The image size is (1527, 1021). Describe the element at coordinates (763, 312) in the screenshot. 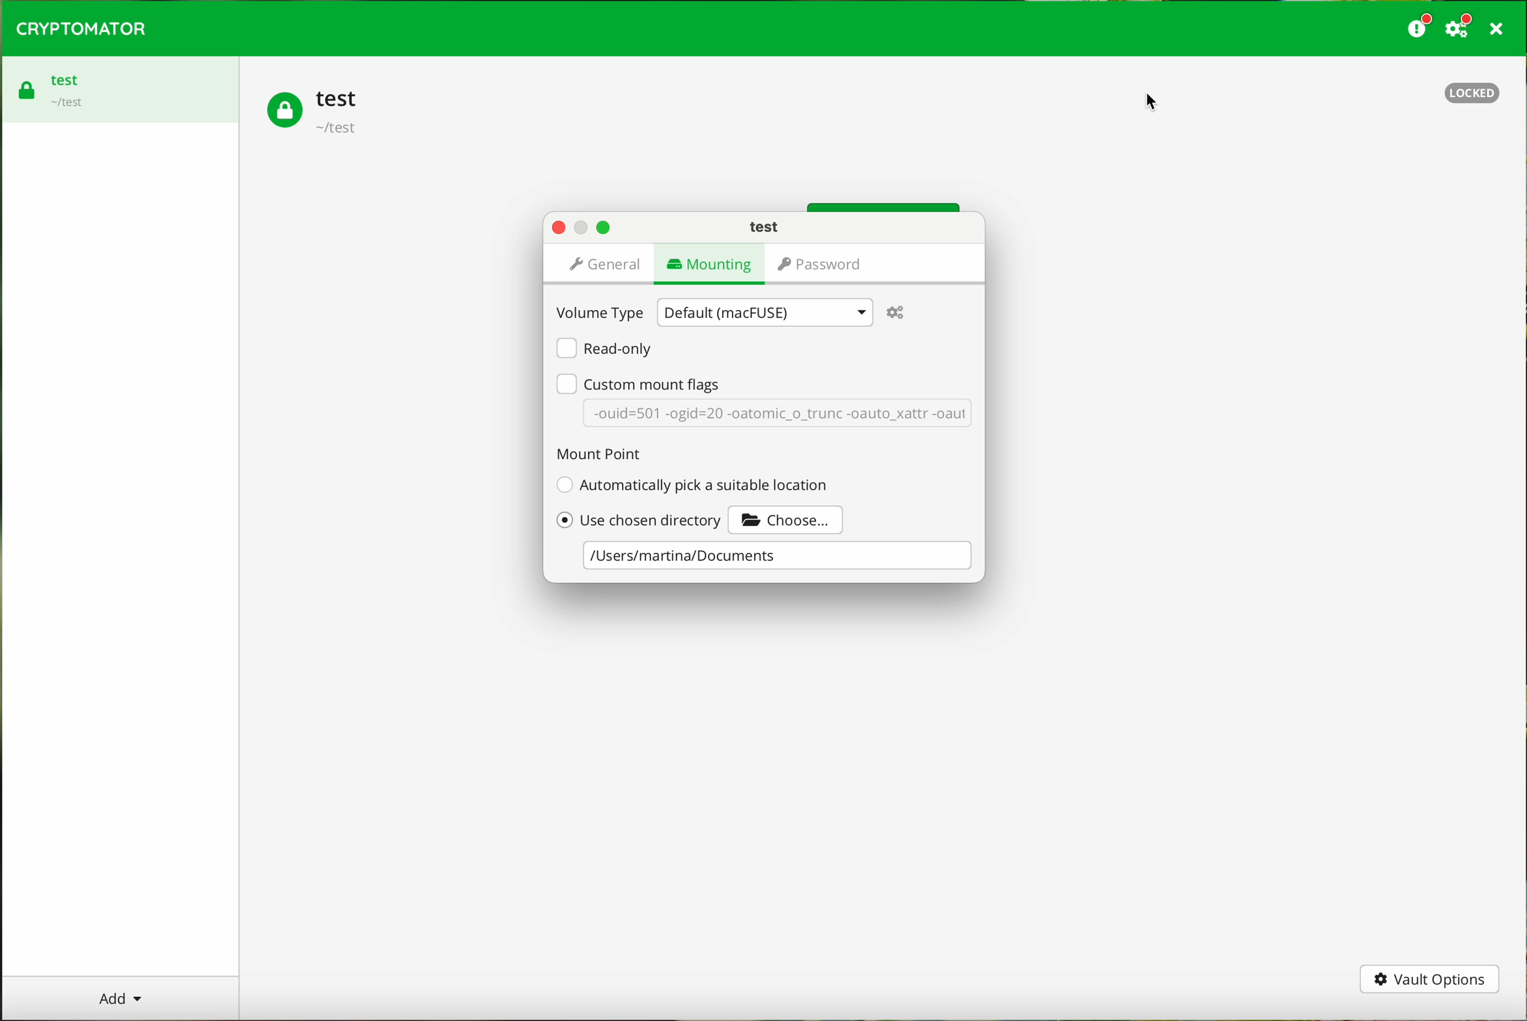

I see `Default (macFUSE)` at that location.